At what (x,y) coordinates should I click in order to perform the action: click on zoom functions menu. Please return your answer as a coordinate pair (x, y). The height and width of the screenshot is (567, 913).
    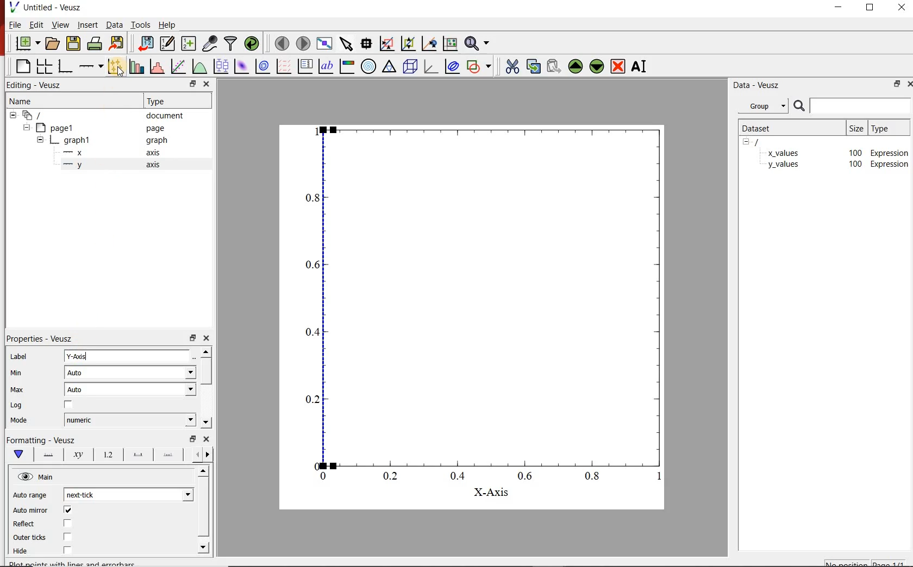
    Looking at the image, I should click on (477, 45).